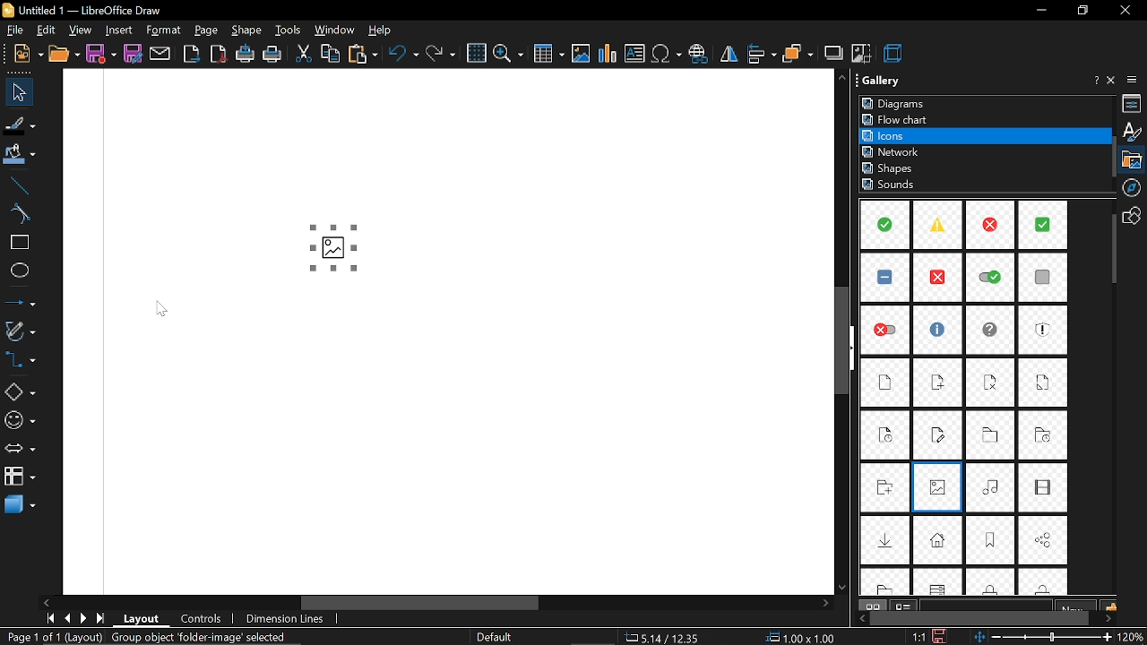  I want to click on crop, so click(862, 56).